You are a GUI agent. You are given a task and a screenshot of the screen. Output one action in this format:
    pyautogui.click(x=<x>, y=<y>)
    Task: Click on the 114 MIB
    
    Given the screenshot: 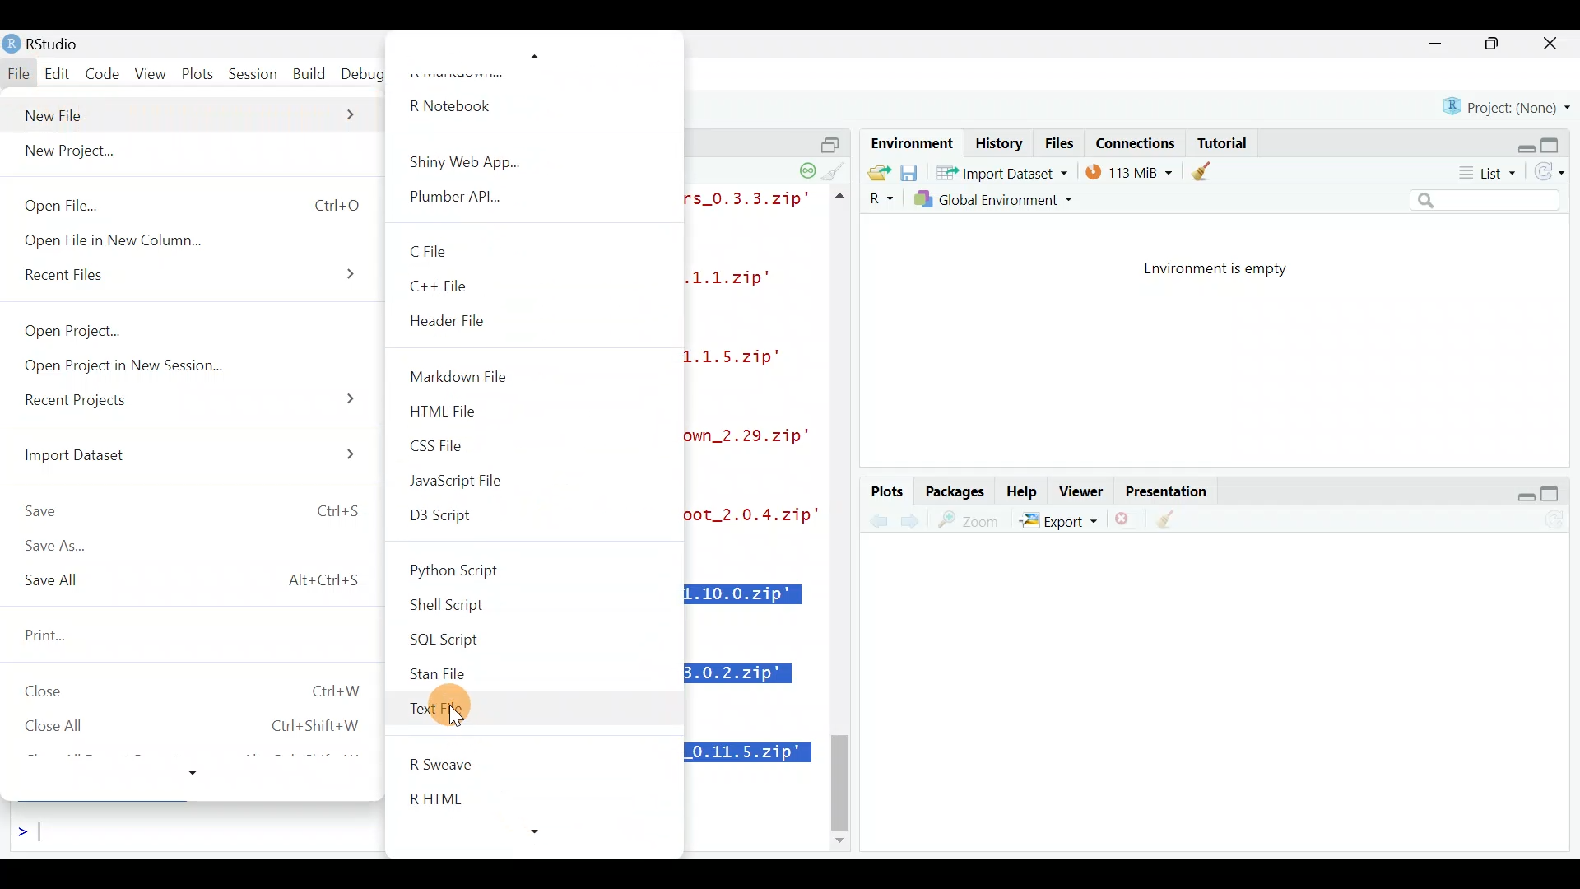 What is the action you would take?
    pyautogui.click(x=1129, y=171)
    